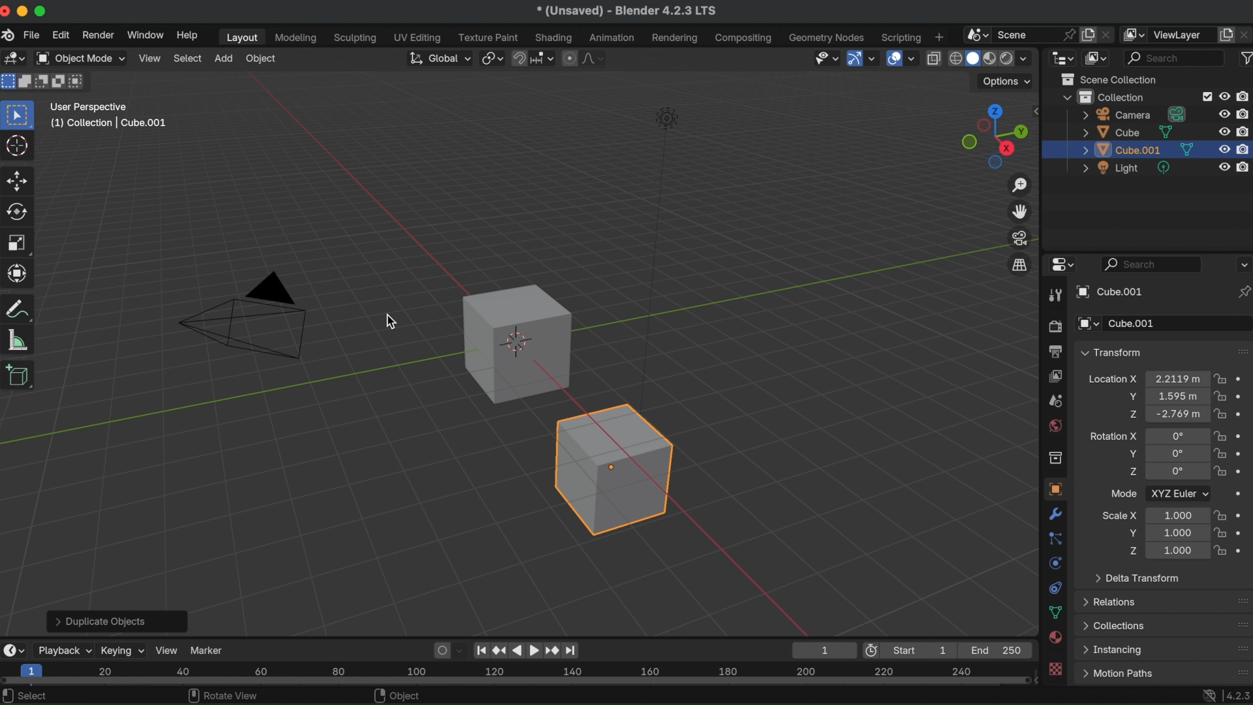 The height and width of the screenshot is (705, 1253). What do you see at coordinates (30, 695) in the screenshot?
I see `select` at bounding box center [30, 695].